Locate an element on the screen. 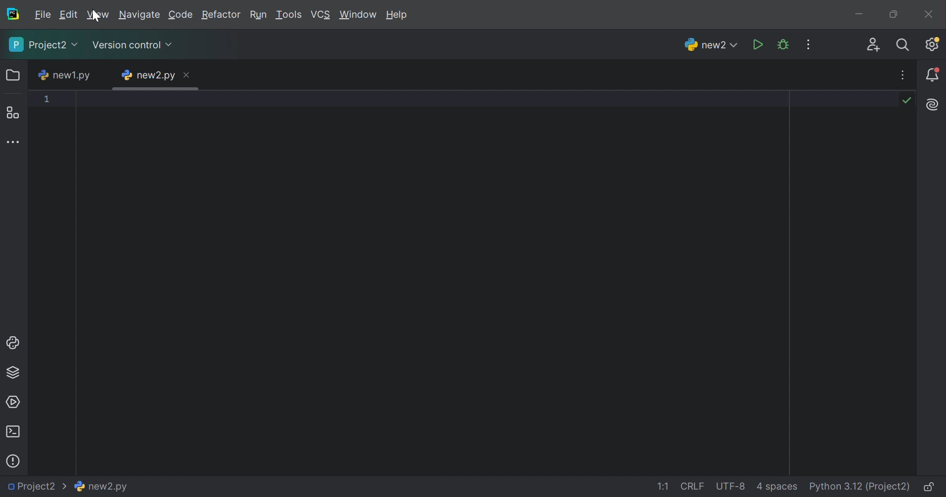 The image size is (946, 497). More actions is located at coordinates (805, 45).